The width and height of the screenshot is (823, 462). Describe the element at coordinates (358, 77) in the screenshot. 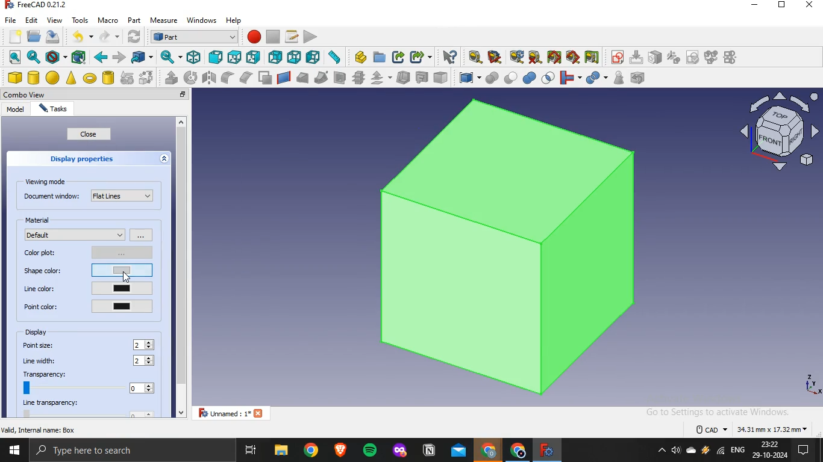

I see `crross section` at that location.